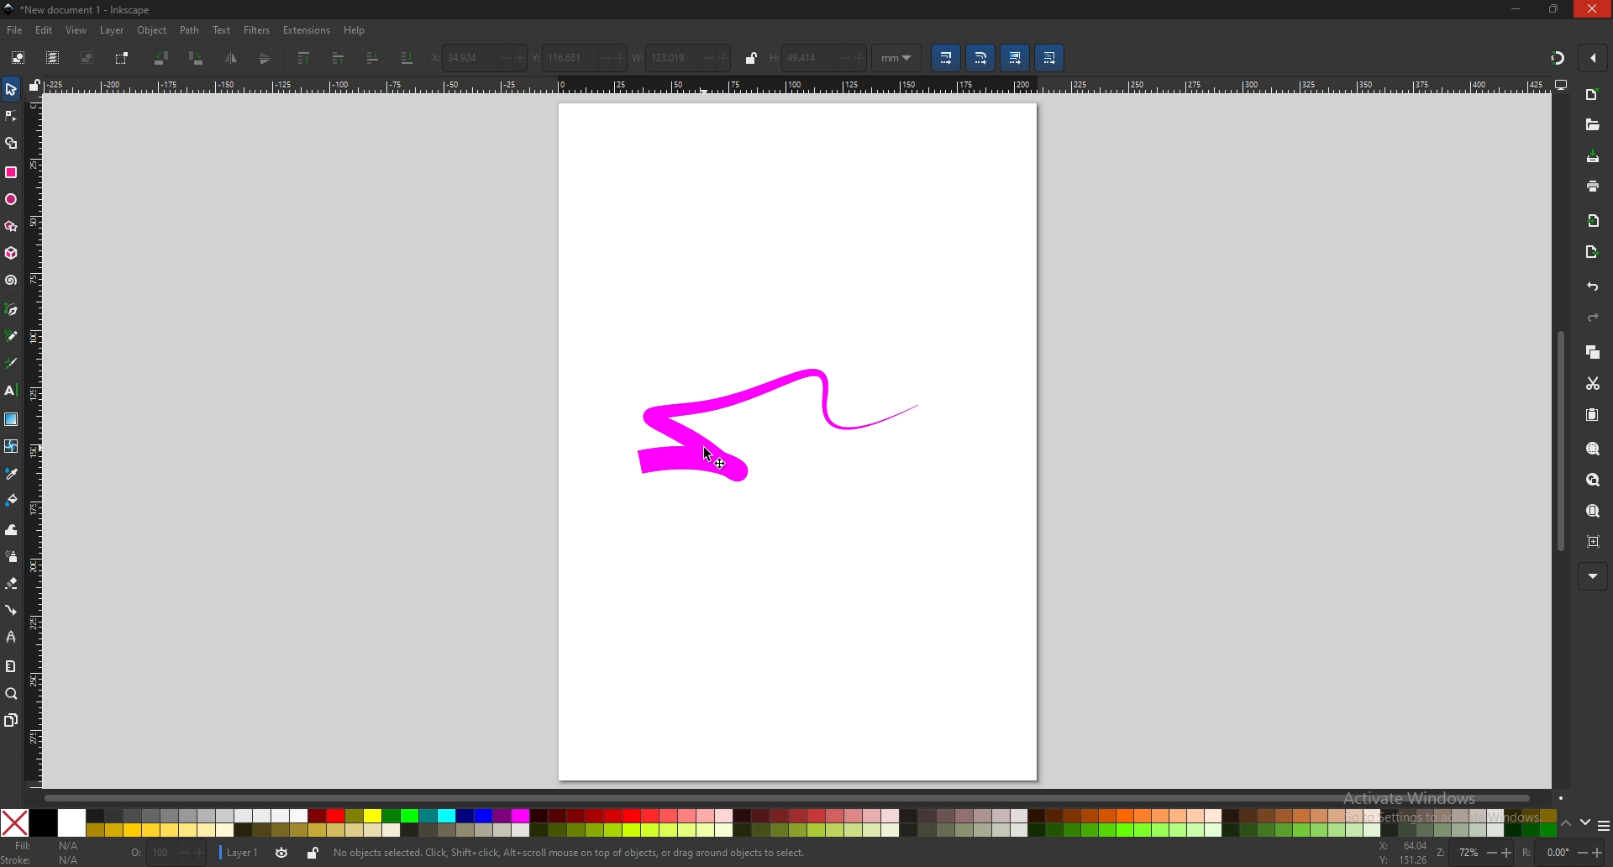 Image resolution: width=1613 pixels, height=867 pixels. What do you see at coordinates (1593, 352) in the screenshot?
I see `copy` at bounding box center [1593, 352].